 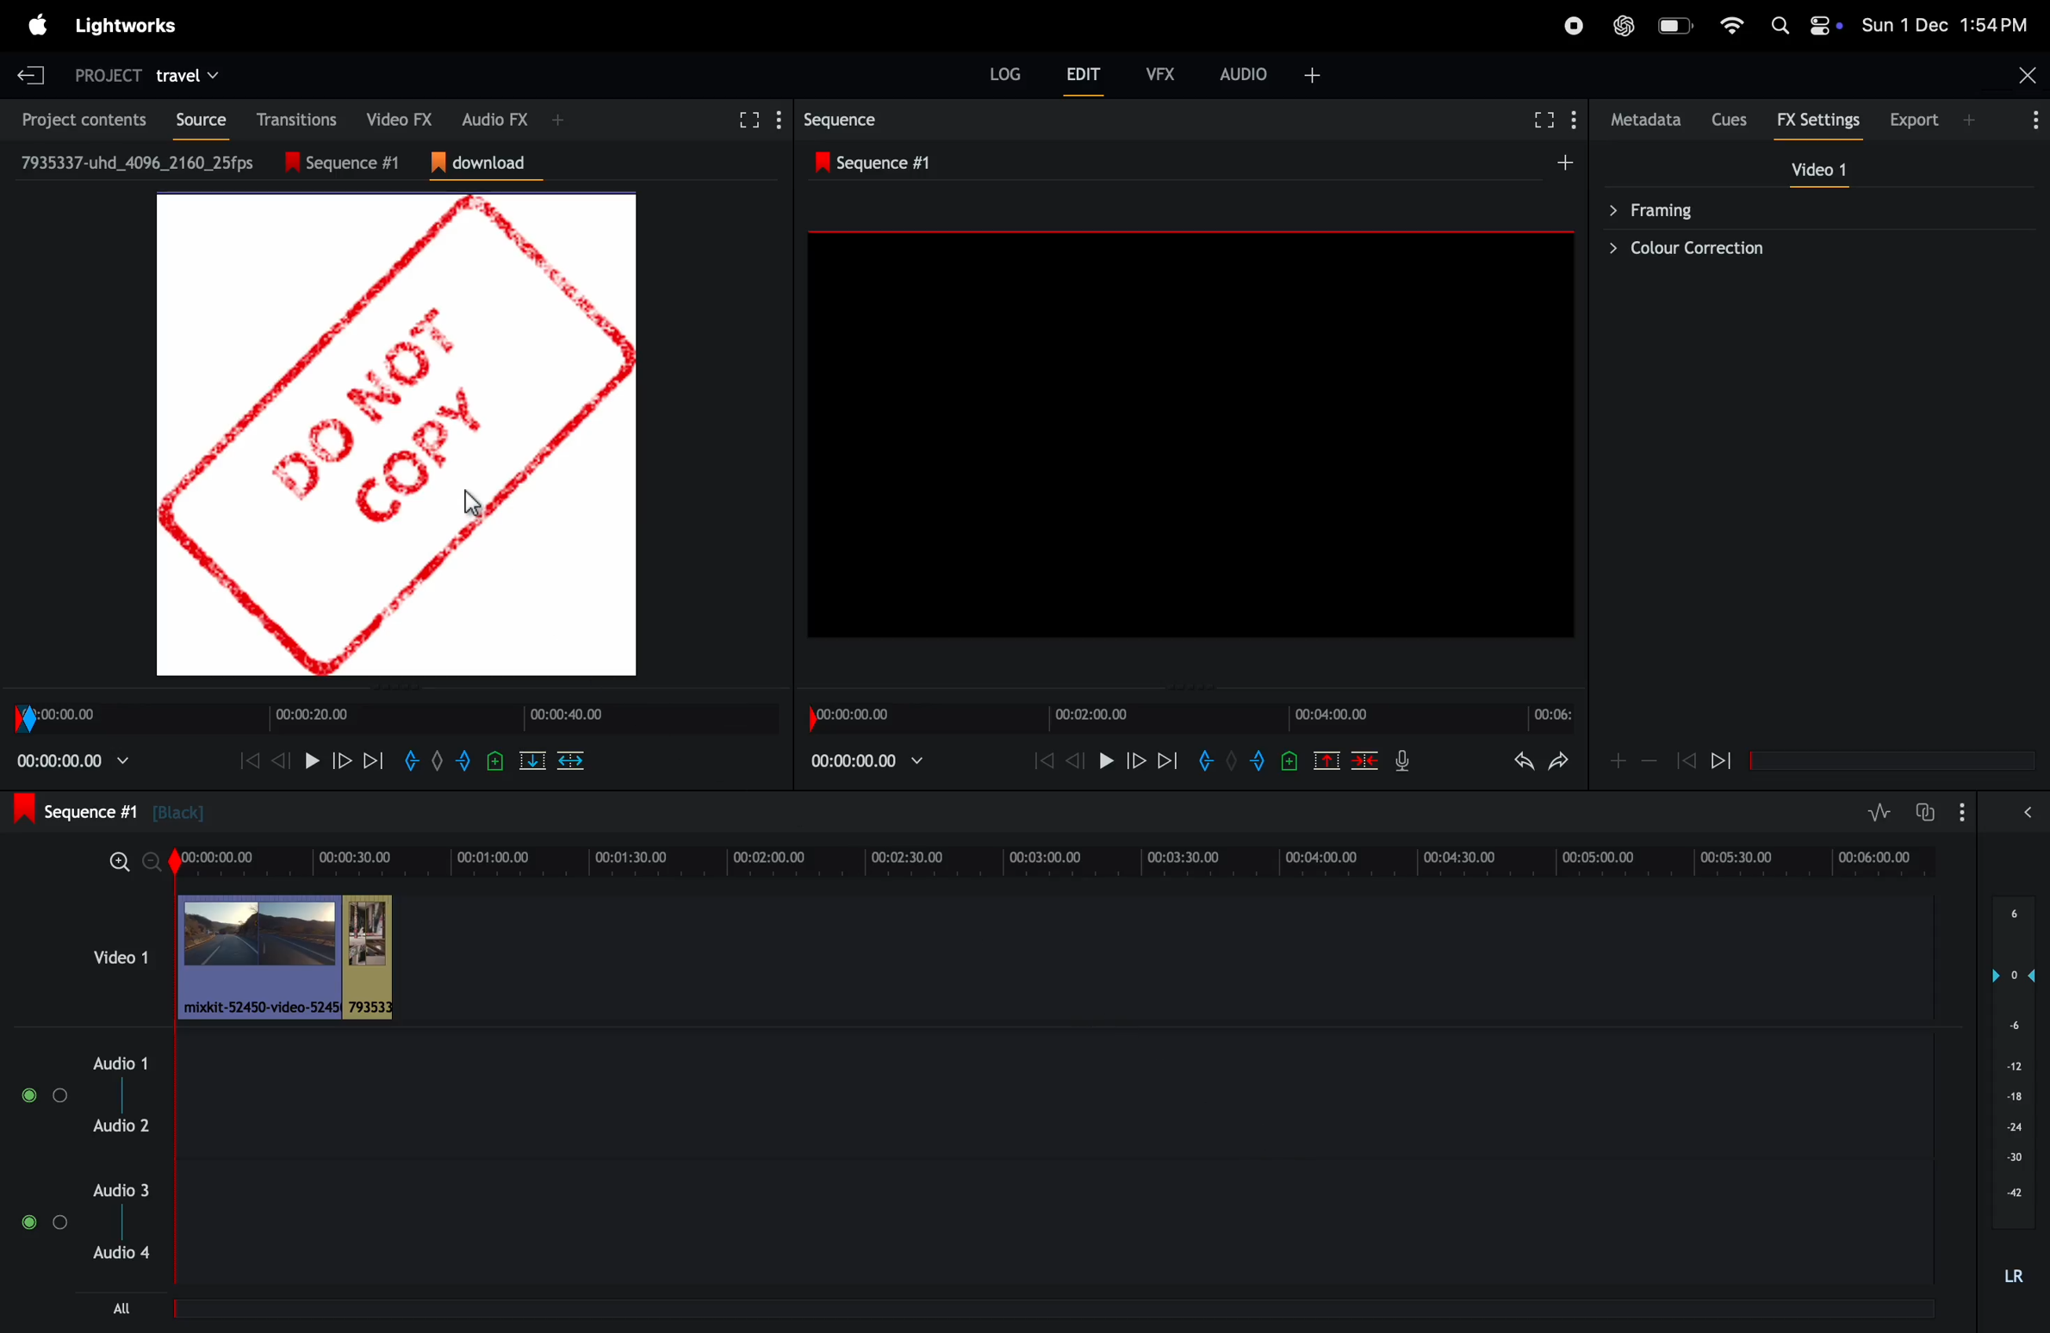 What do you see at coordinates (474, 504) in the screenshot?
I see `Cursor` at bounding box center [474, 504].